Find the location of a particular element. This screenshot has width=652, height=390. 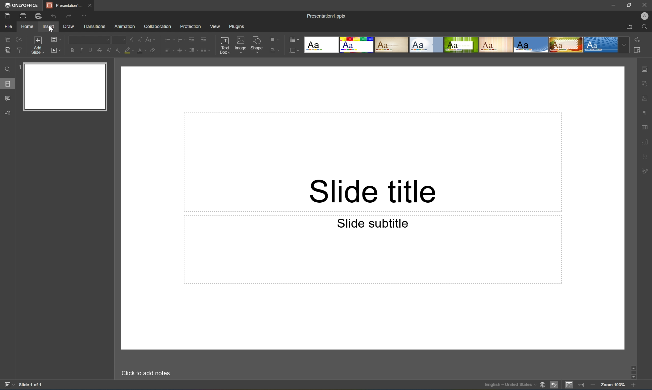

1 is located at coordinates (20, 67).